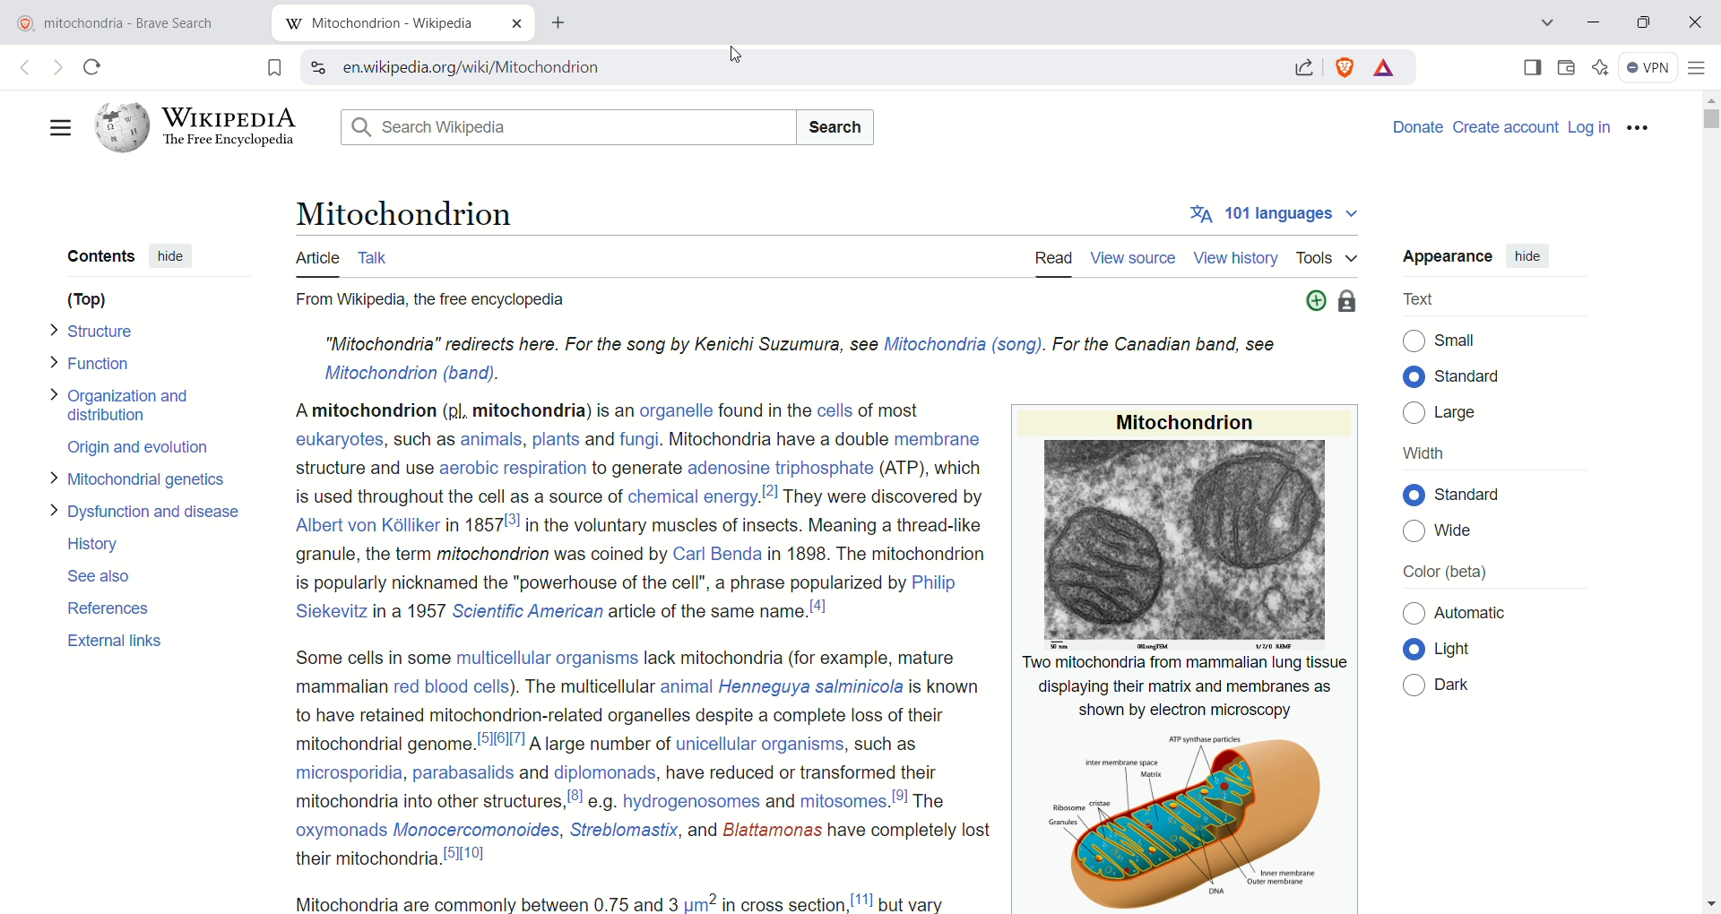 This screenshot has width=1721, height=914. Describe the element at coordinates (117, 608) in the screenshot. I see `References` at that location.